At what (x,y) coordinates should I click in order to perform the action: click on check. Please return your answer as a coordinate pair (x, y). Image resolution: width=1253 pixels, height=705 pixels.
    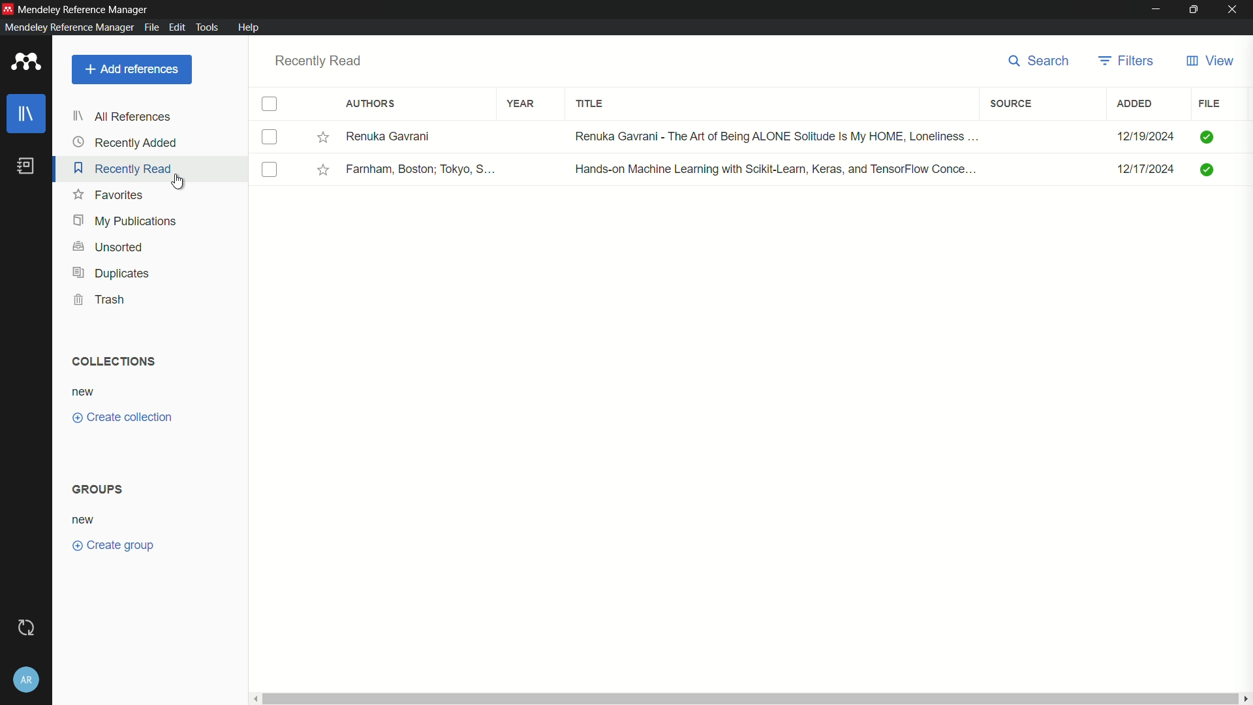
    Looking at the image, I should click on (1209, 169).